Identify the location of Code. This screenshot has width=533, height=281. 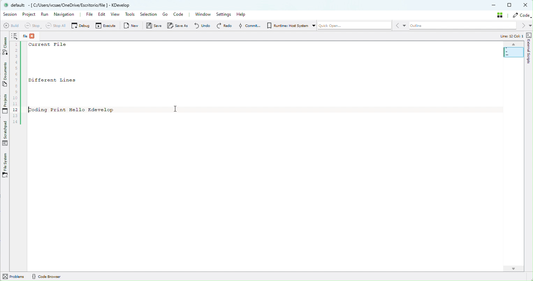
(521, 15).